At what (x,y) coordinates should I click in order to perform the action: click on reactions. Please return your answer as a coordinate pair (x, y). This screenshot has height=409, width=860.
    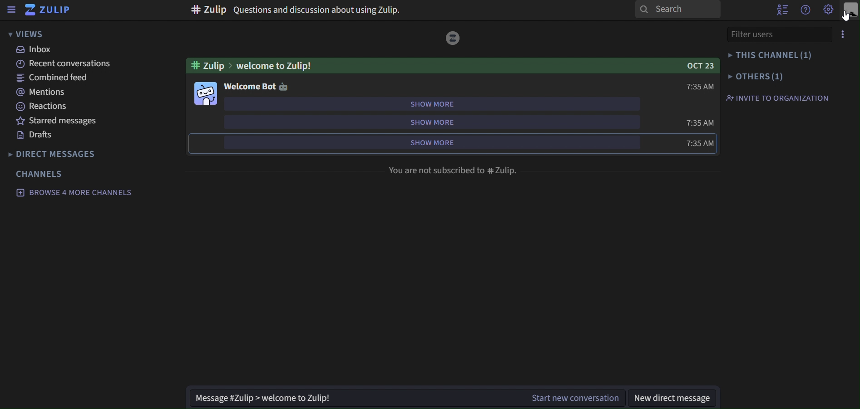
    Looking at the image, I should click on (46, 107).